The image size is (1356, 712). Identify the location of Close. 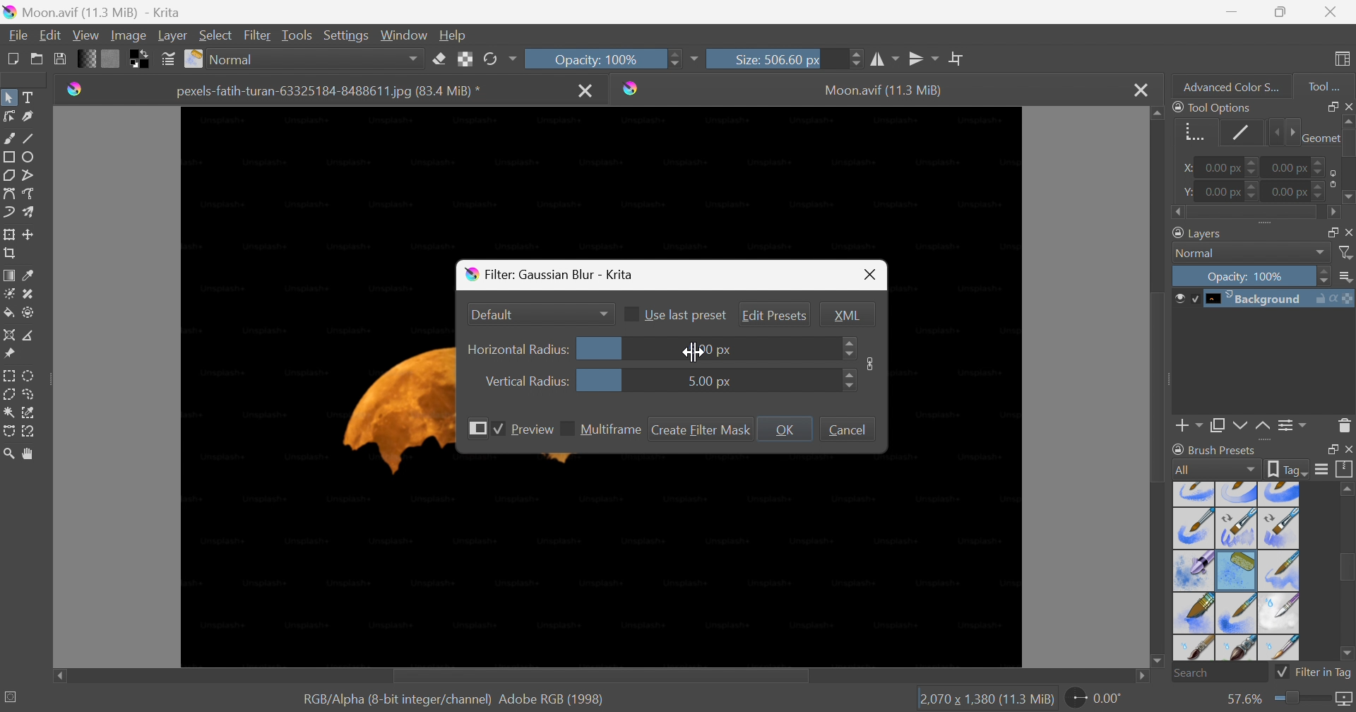
(586, 92).